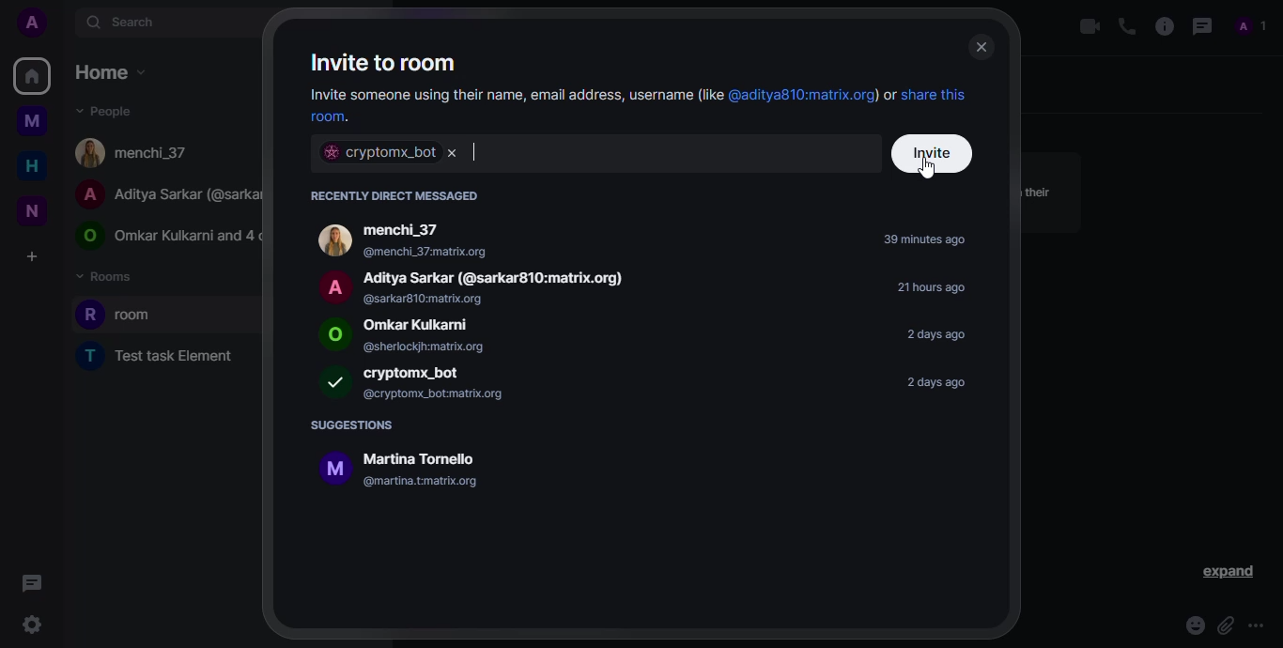  I want to click on room, so click(121, 311).